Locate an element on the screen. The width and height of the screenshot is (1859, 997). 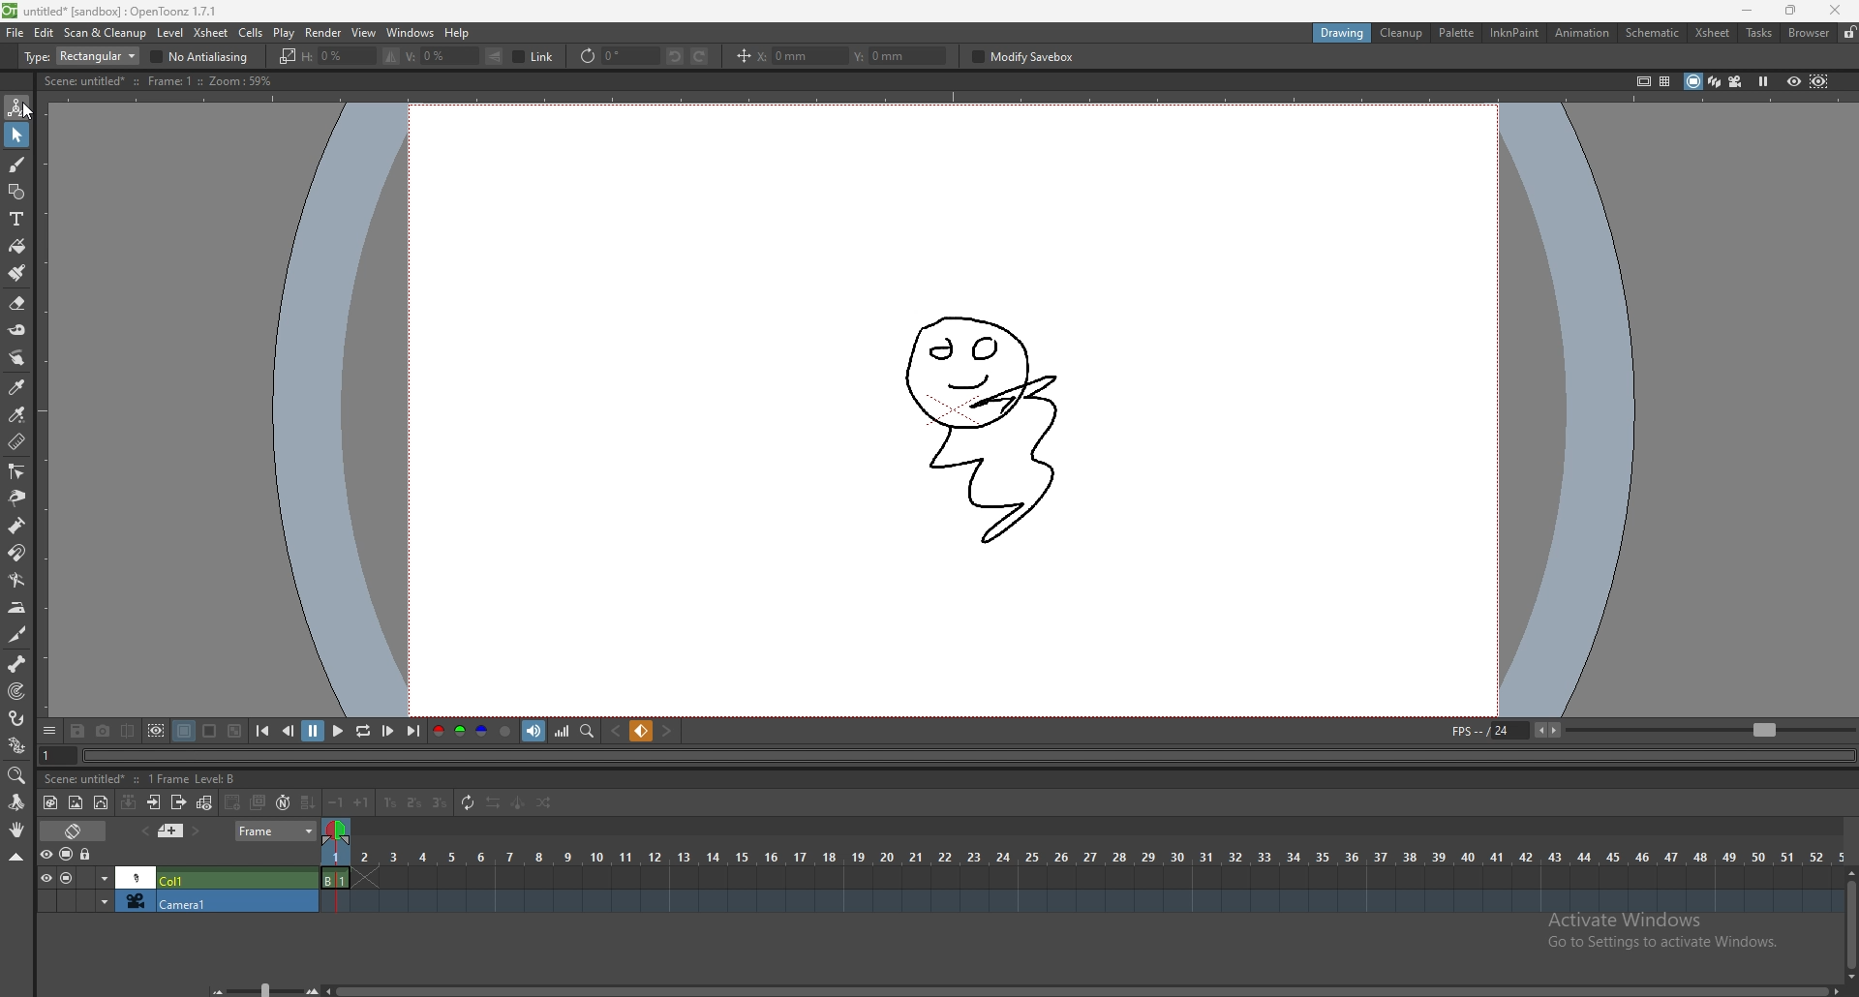
type is located at coordinates (79, 56).